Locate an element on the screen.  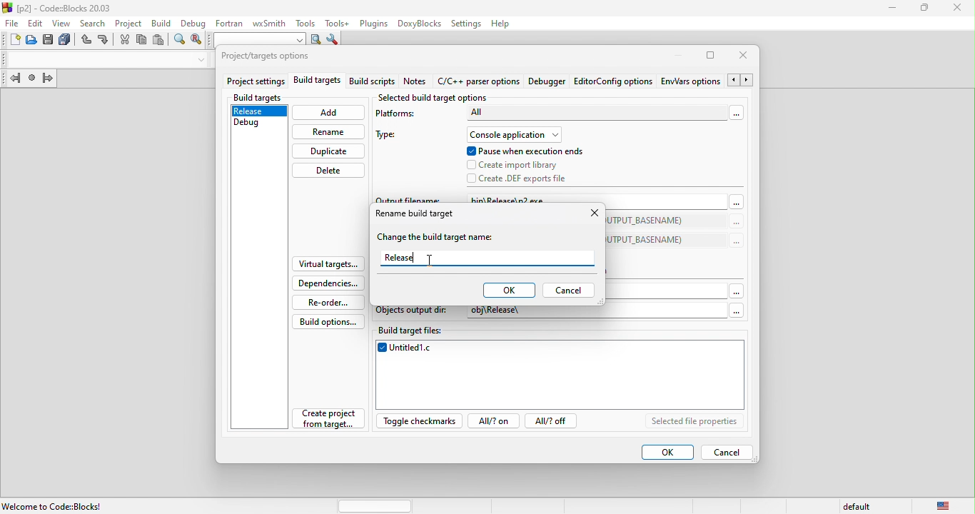
all?off is located at coordinates (554, 422).